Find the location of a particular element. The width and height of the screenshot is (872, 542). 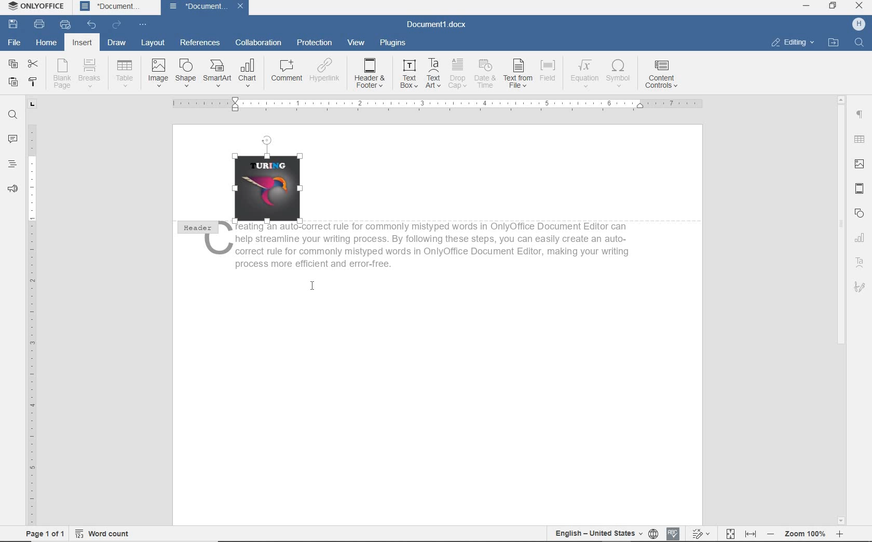

 is located at coordinates (486, 73).